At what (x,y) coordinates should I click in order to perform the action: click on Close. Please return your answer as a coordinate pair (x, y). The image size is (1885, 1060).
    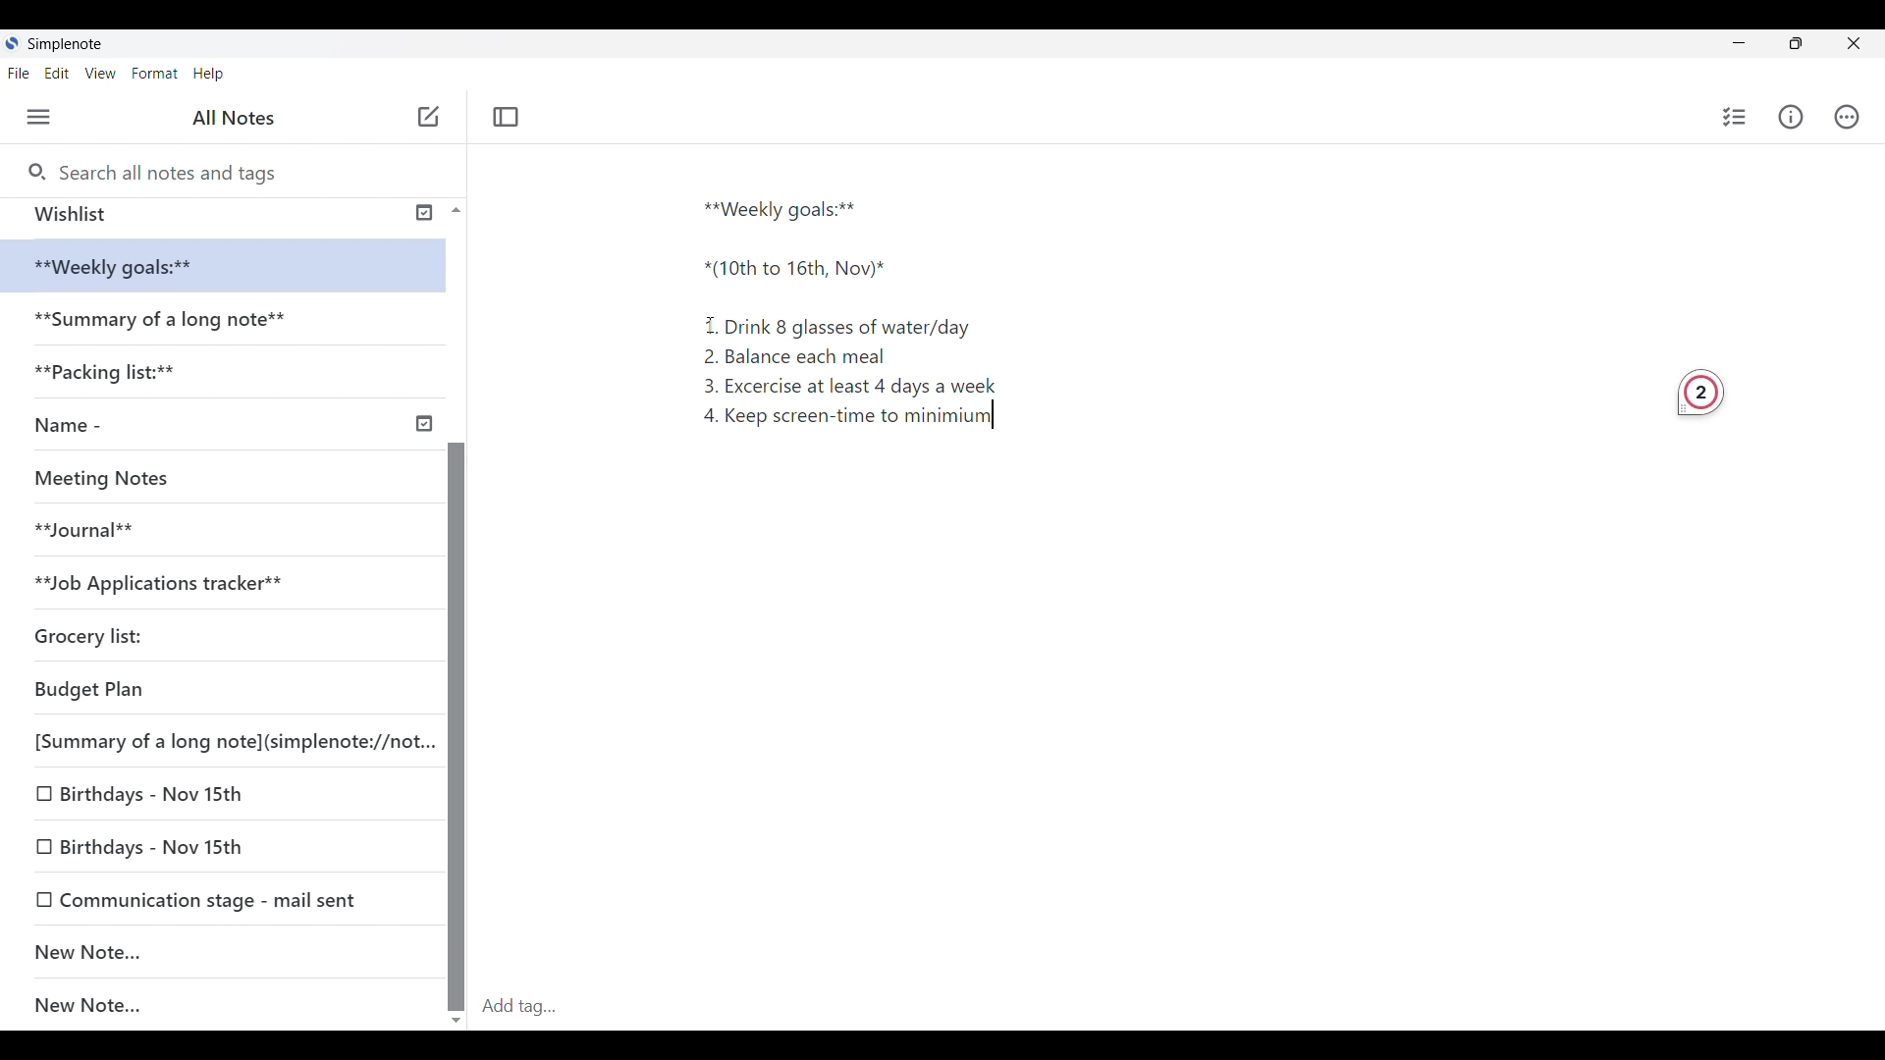
    Looking at the image, I should click on (1861, 42).